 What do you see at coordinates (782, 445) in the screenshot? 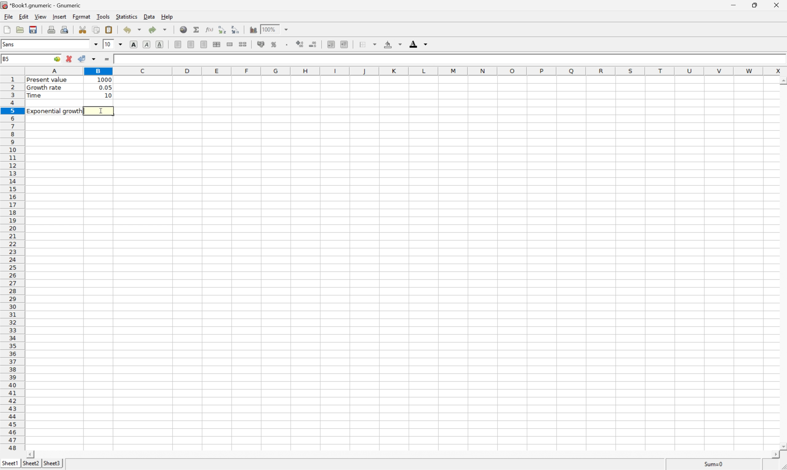
I see `Scroll Down` at bounding box center [782, 445].